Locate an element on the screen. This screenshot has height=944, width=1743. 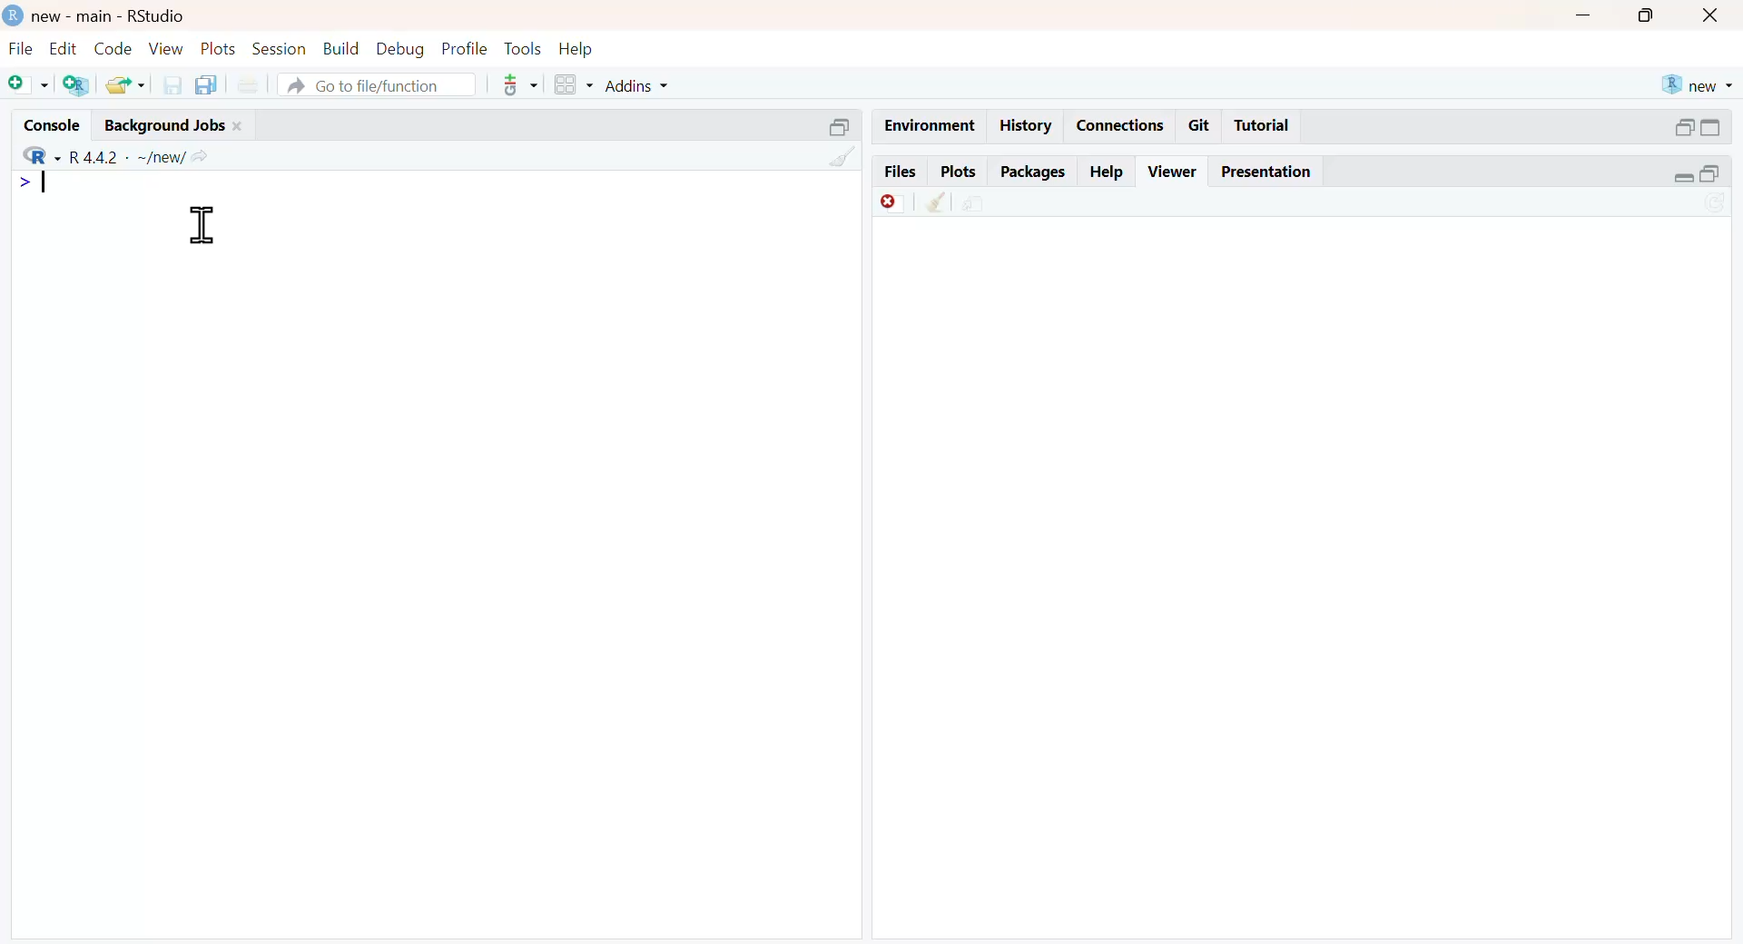
open in separate window is located at coordinates (1686, 127).